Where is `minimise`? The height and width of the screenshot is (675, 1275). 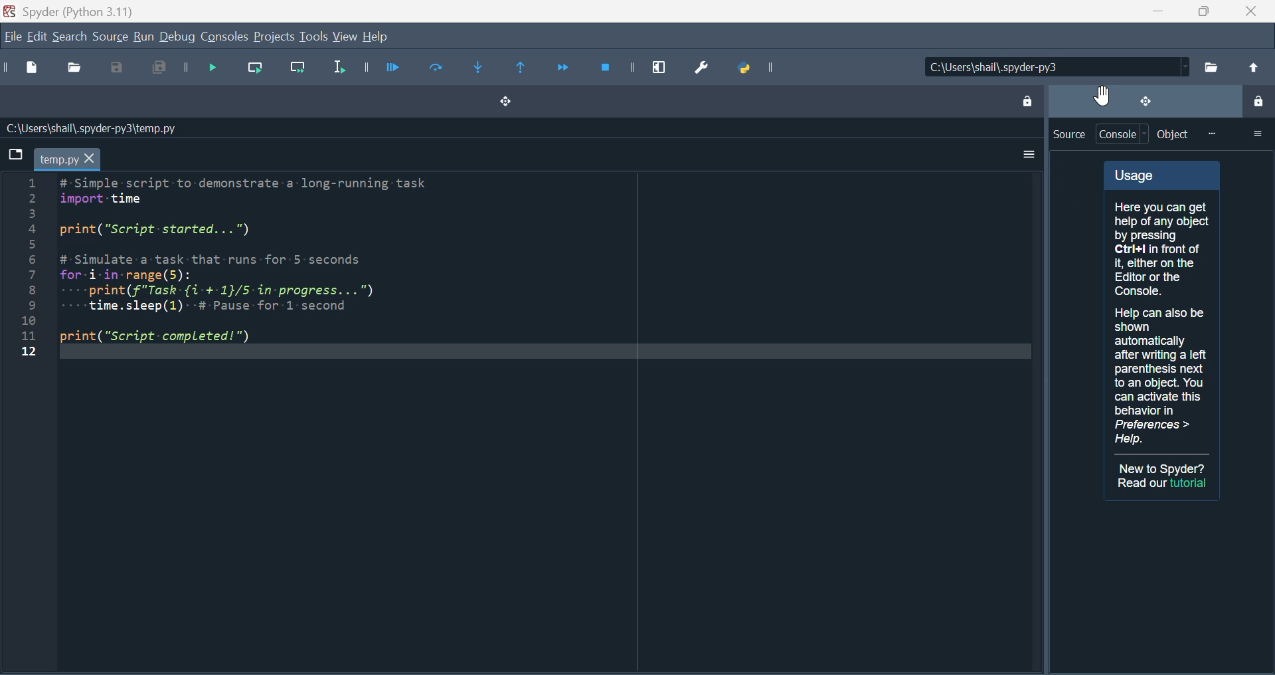 minimise is located at coordinates (1152, 11).